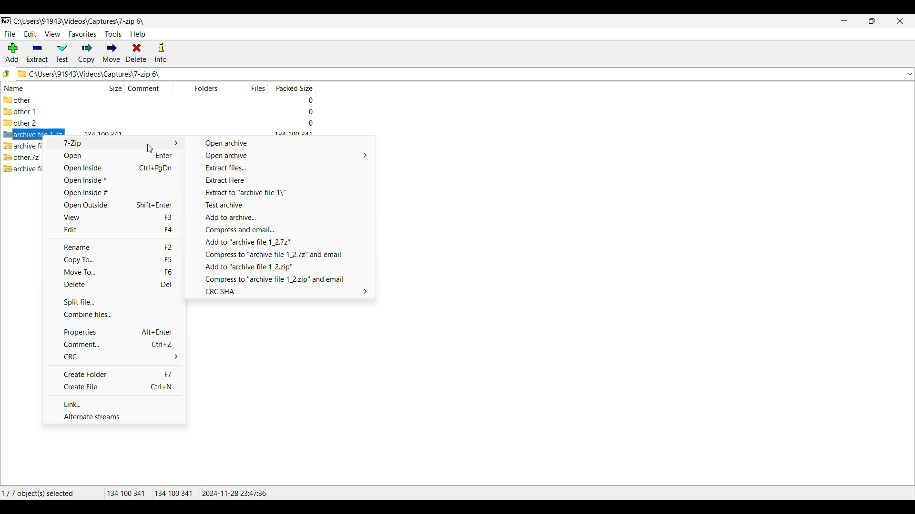 This screenshot has width=915, height=514. What do you see at coordinates (12, 52) in the screenshot?
I see `Add` at bounding box center [12, 52].